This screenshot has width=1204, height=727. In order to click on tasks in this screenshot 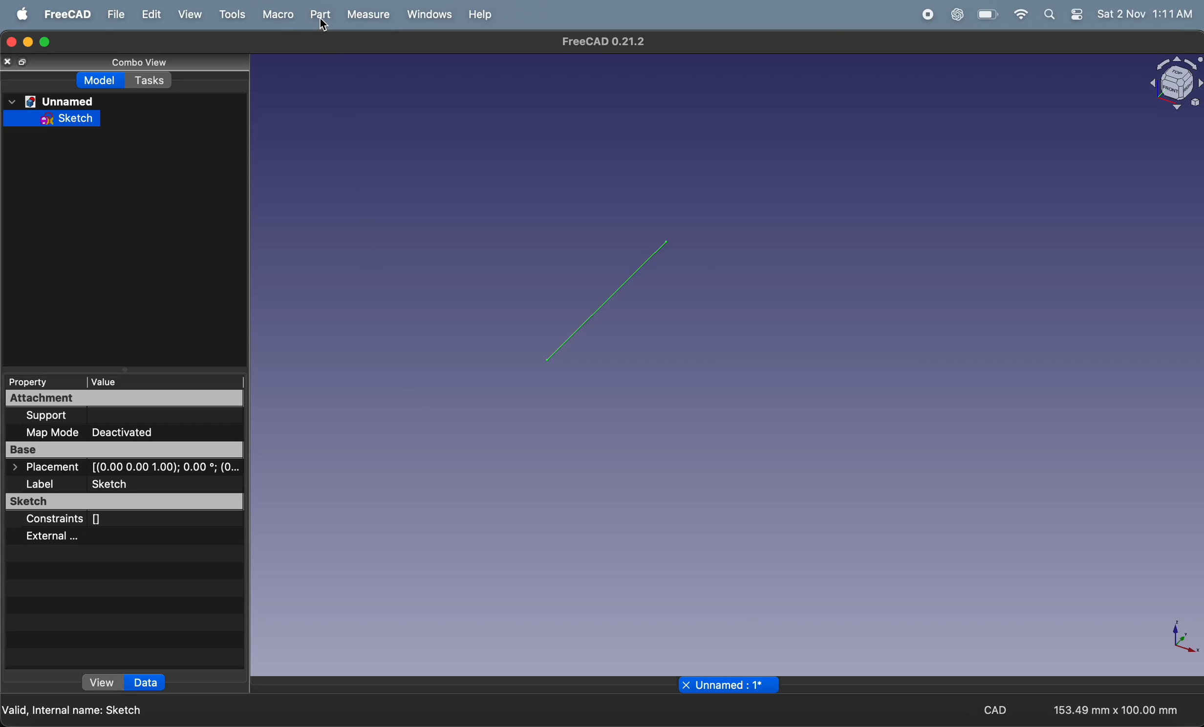, I will do `click(149, 80)`.